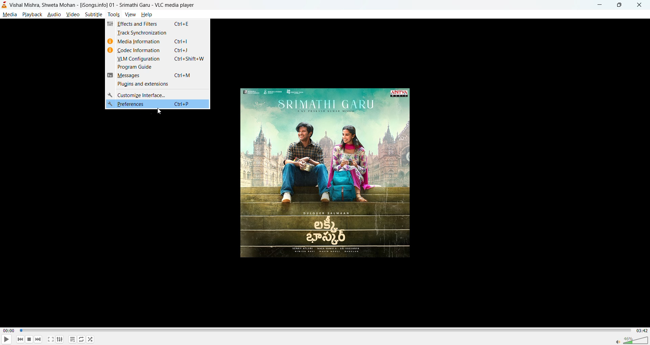 The height and width of the screenshot is (345, 650). I want to click on loop, so click(80, 339).